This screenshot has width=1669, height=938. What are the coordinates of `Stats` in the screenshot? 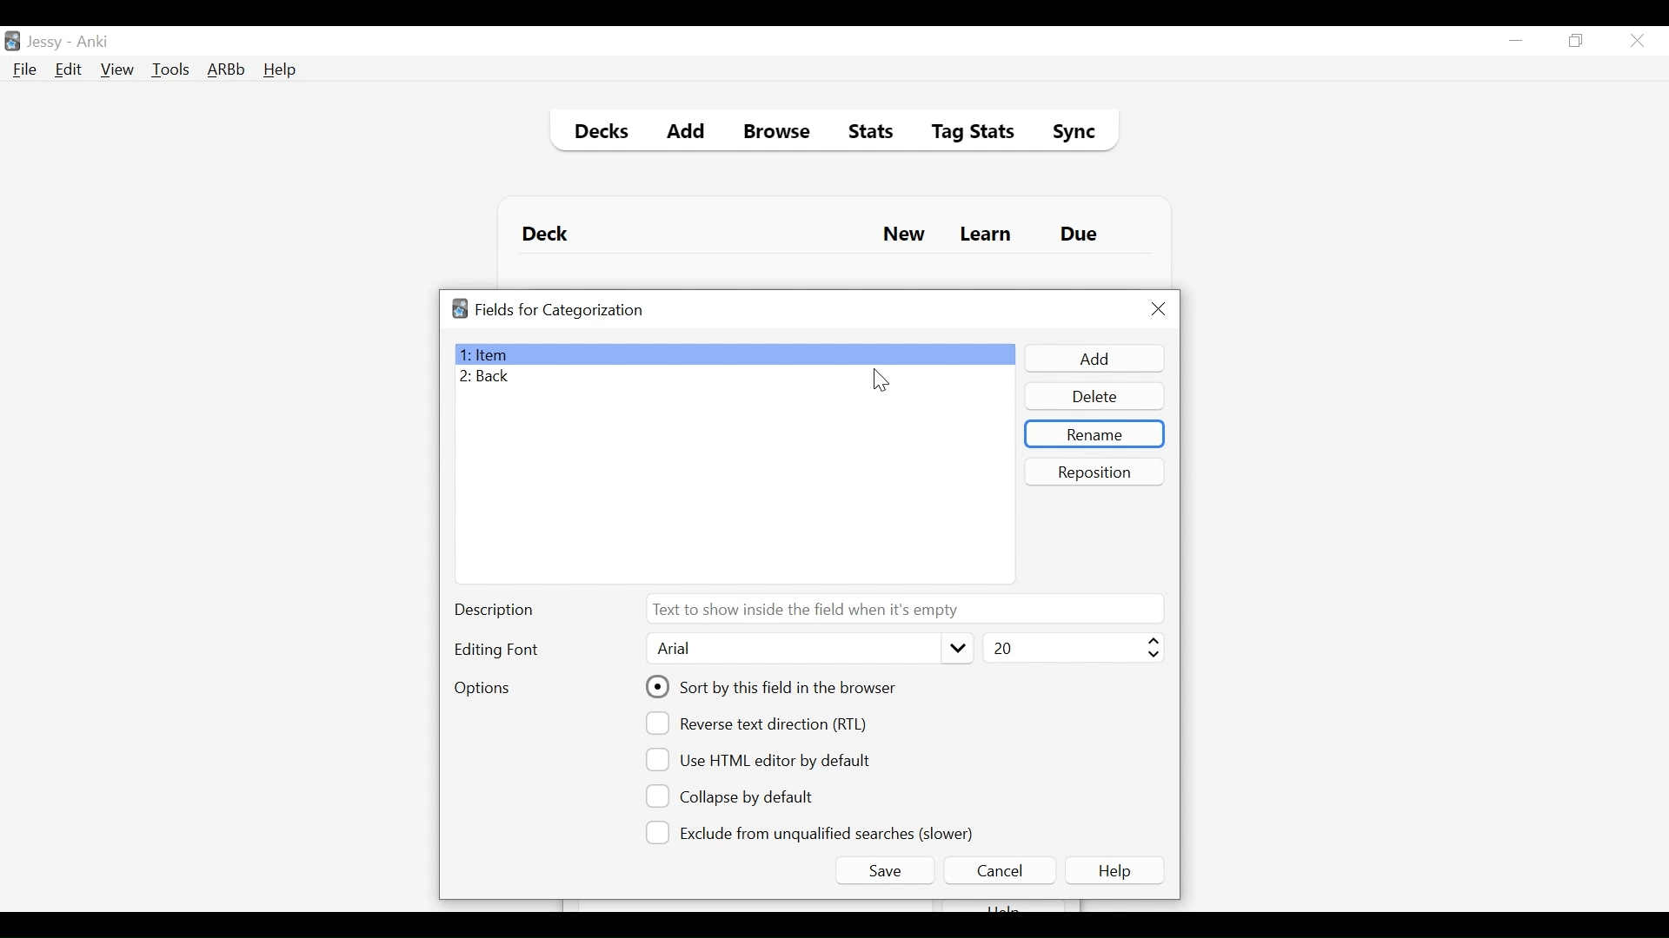 It's located at (865, 132).